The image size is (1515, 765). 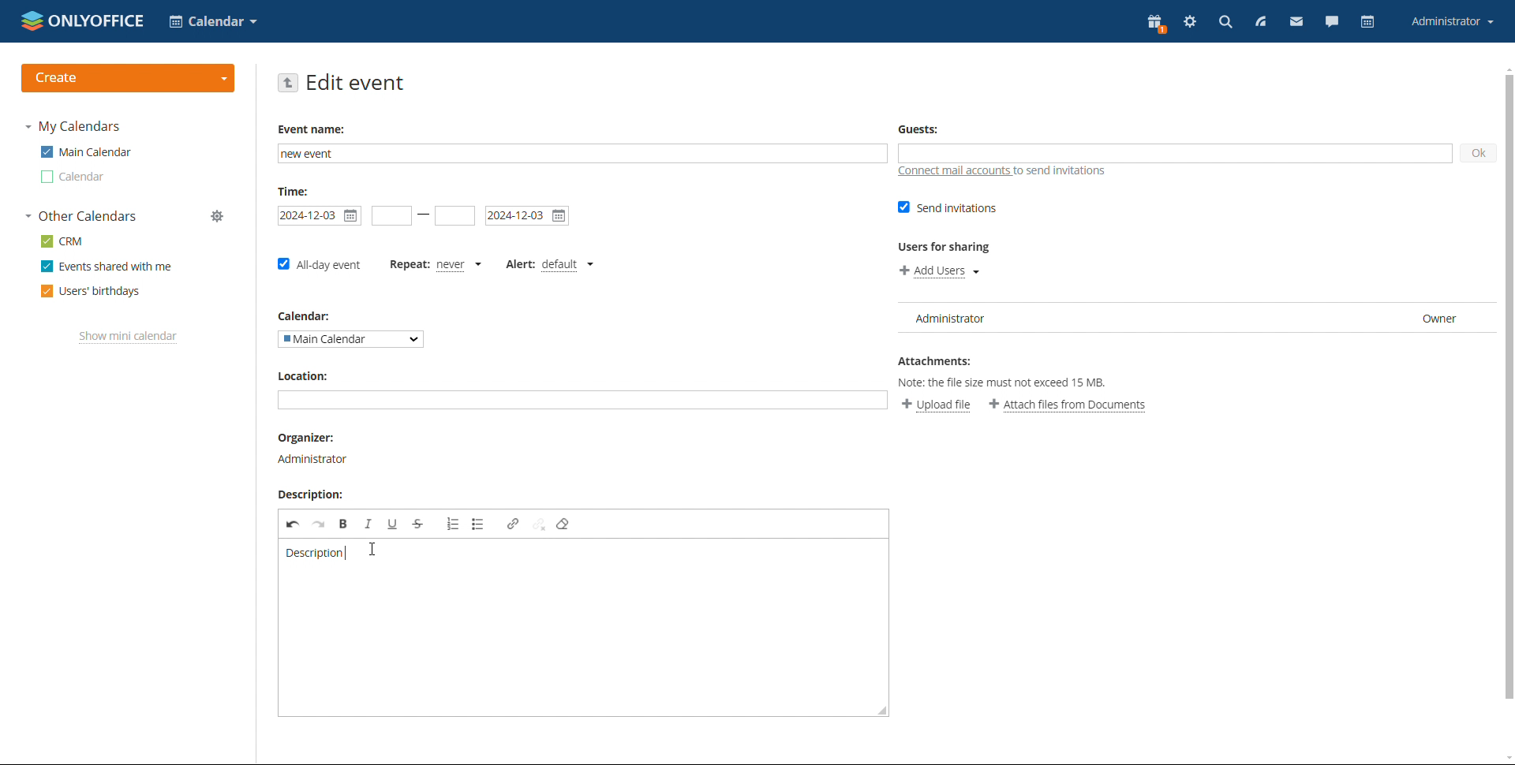 What do you see at coordinates (1174, 153) in the screenshot?
I see `add guests` at bounding box center [1174, 153].